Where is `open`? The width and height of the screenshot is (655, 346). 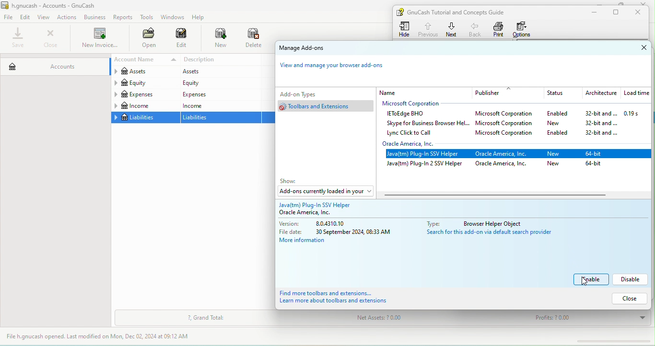
open is located at coordinates (146, 39).